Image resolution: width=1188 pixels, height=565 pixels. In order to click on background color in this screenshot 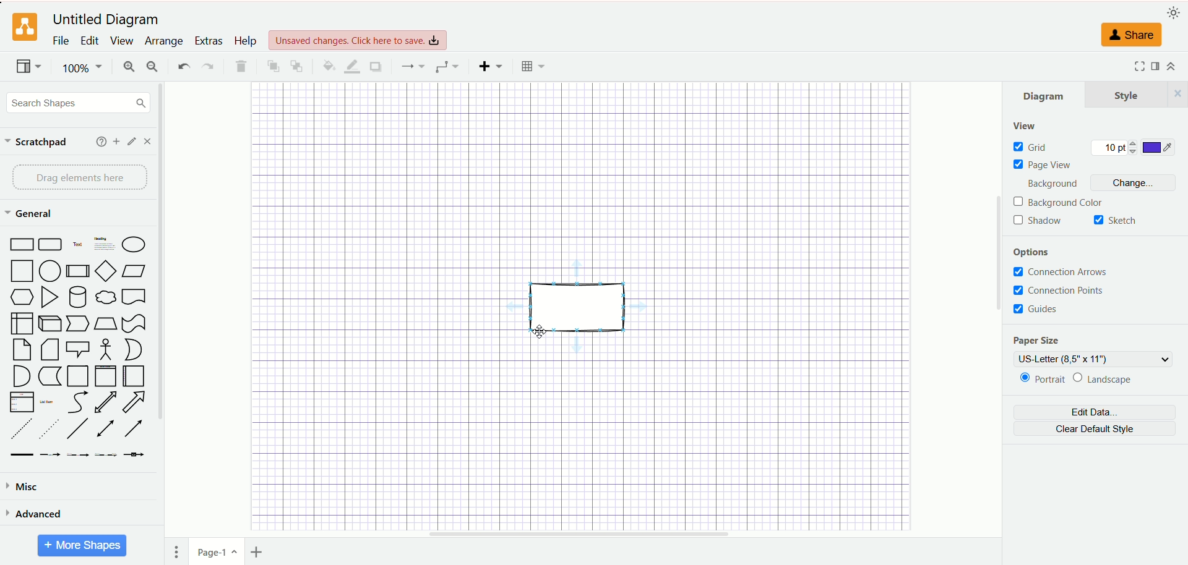, I will do `click(1061, 202)`.